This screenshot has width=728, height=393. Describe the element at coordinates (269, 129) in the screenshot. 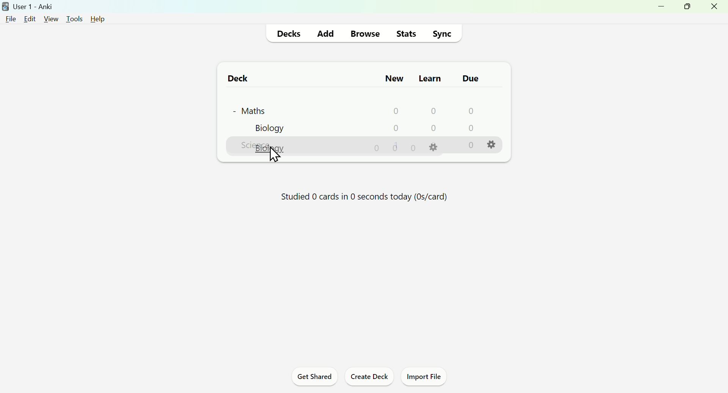

I see `Biology` at that location.